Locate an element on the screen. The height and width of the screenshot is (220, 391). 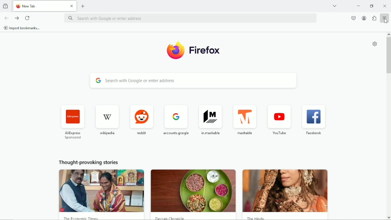
firefox logo is located at coordinates (18, 6).